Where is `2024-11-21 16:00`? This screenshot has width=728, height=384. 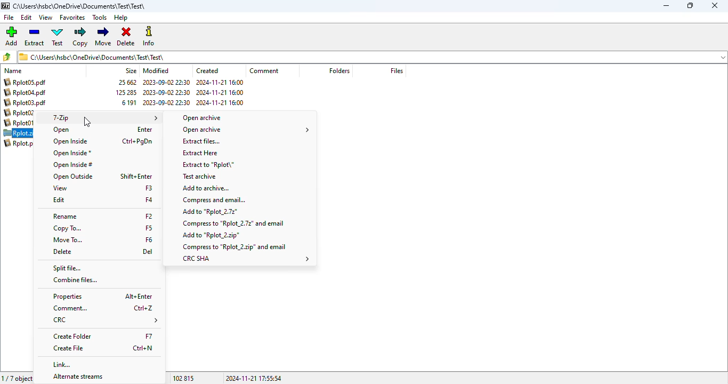
2024-11-21 16:00 is located at coordinates (220, 82).